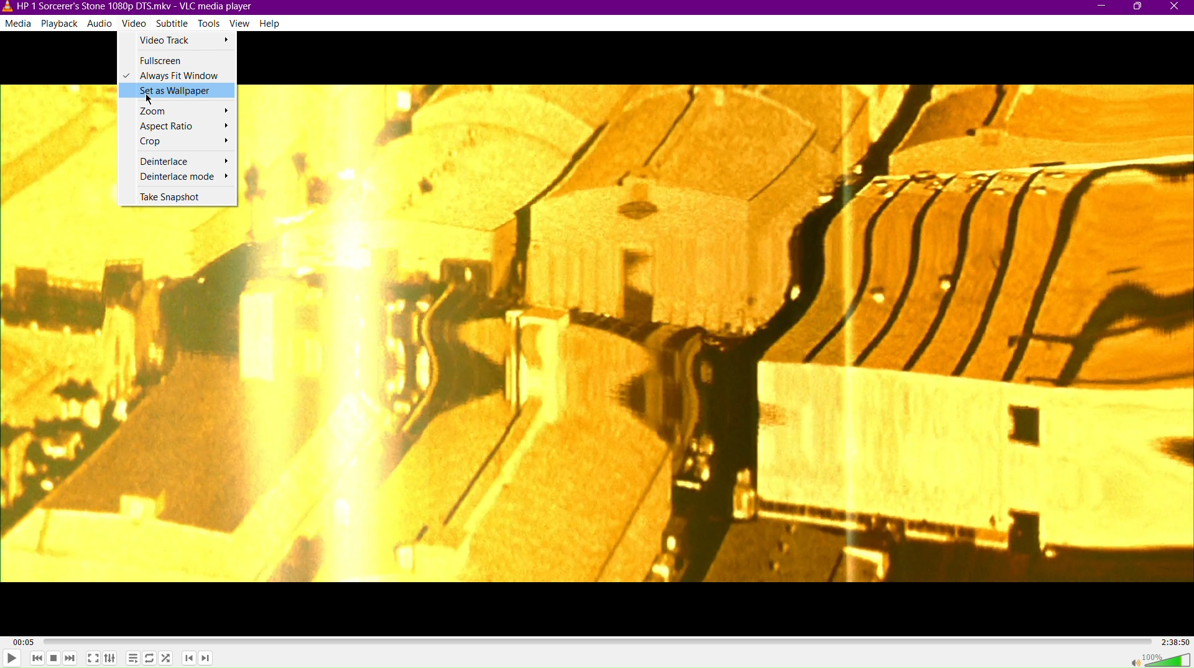 This screenshot has height=668, width=1194. What do you see at coordinates (178, 110) in the screenshot?
I see `Zoom` at bounding box center [178, 110].